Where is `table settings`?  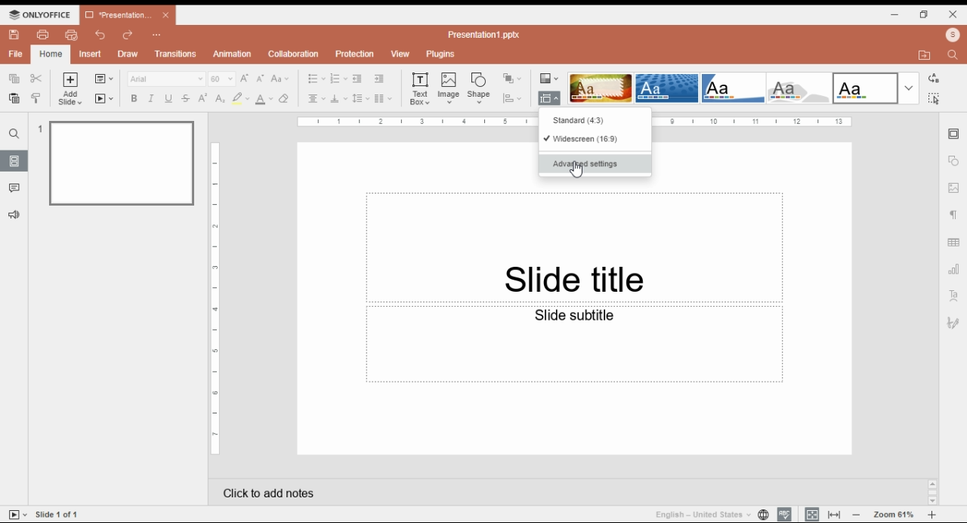
table settings is located at coordinates (955, 244).